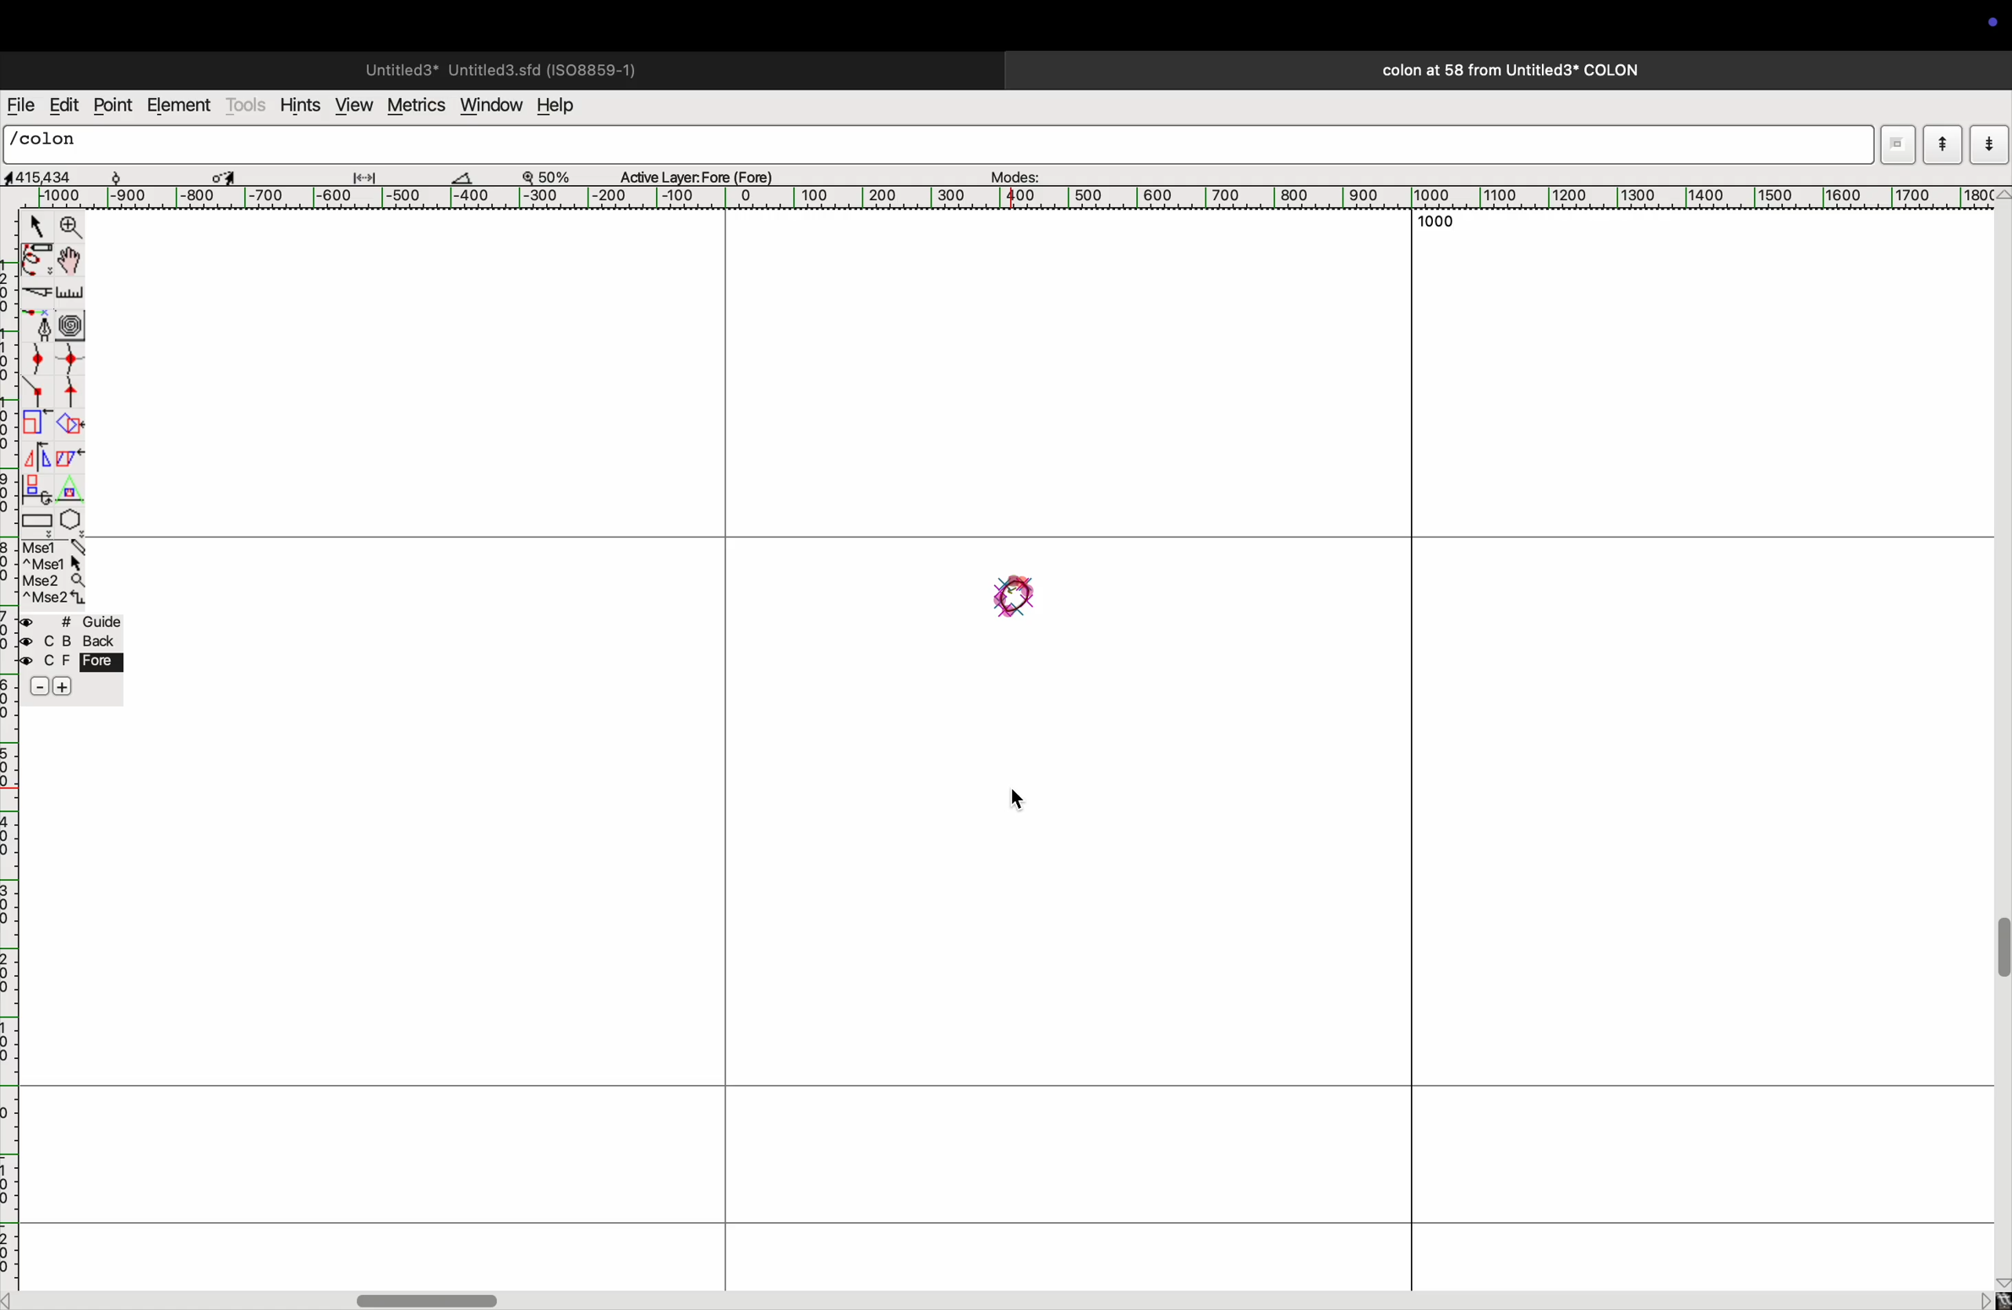  Describe the element at coordinates (371, 173) in the screenshot. I see `adjust` at that location.